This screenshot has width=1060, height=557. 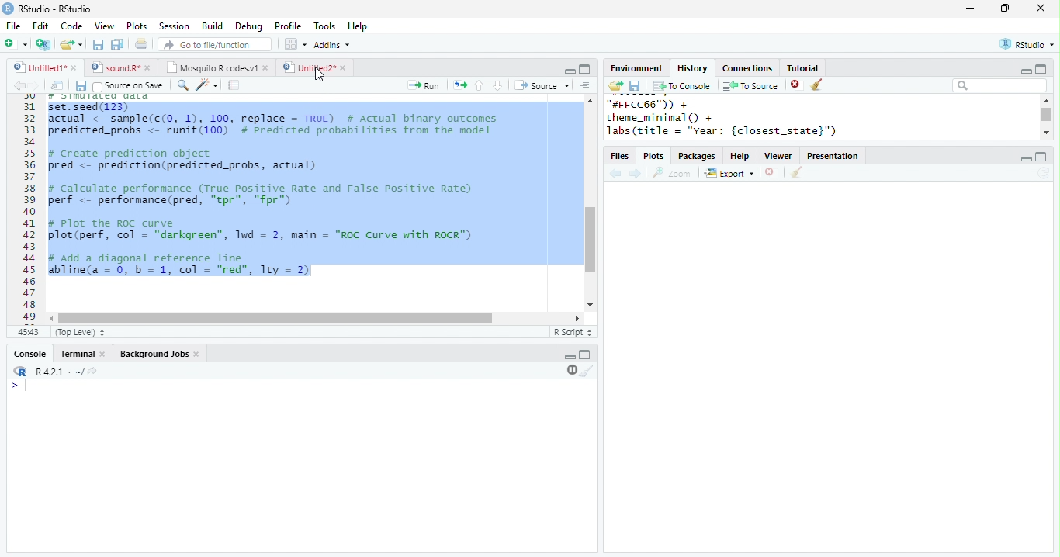 What do you see at coordinates (589, 100) in the screenshot?
I see `scroll up` at bounding box center [589, 100].